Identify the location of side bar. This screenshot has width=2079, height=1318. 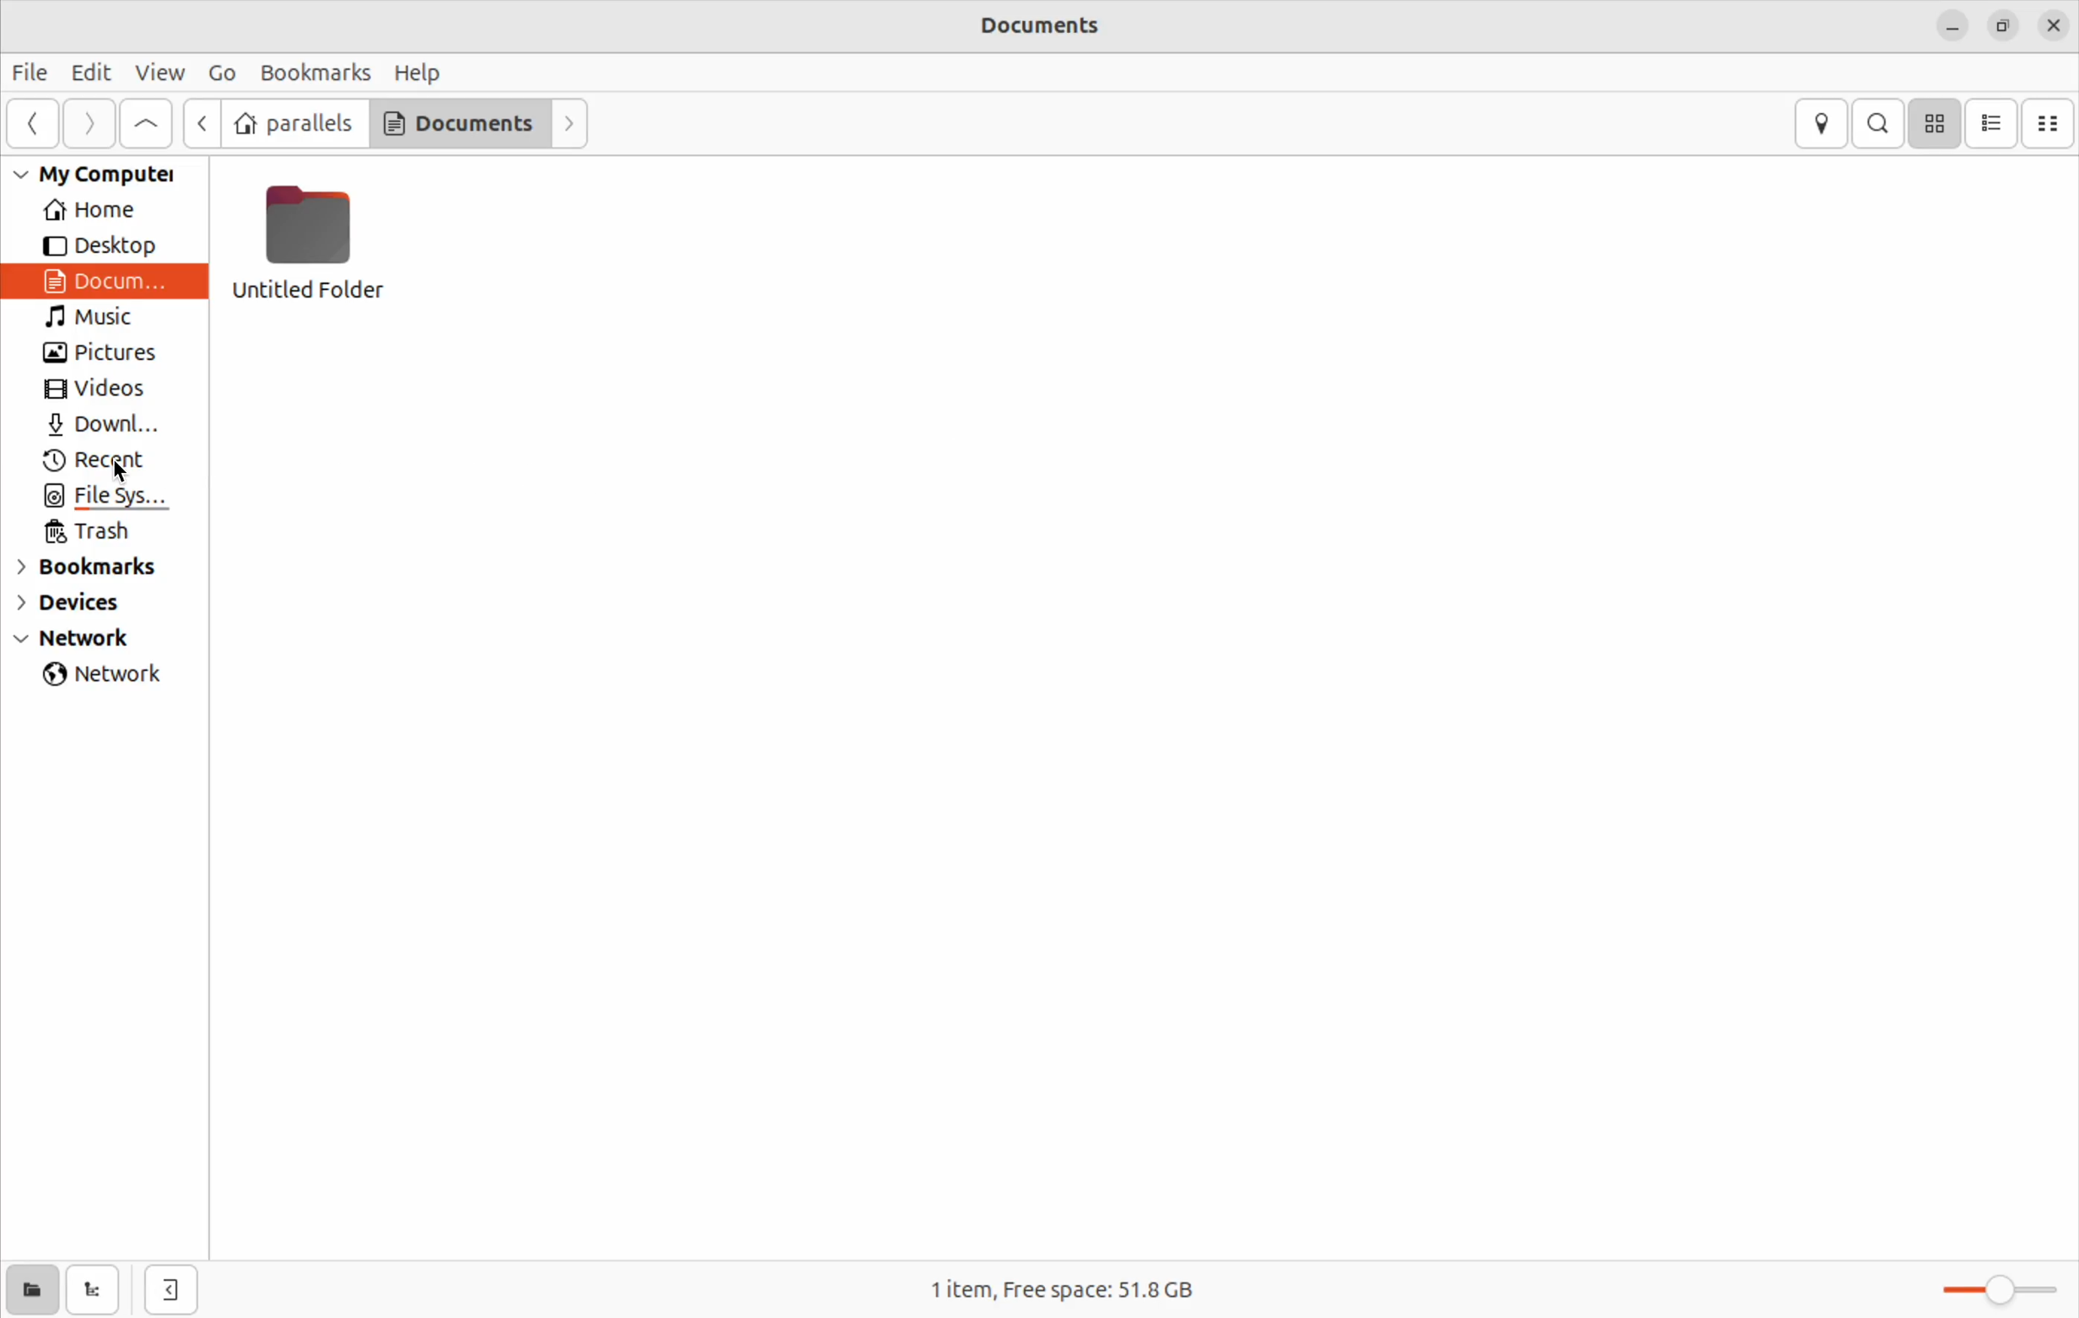
(35, 121).